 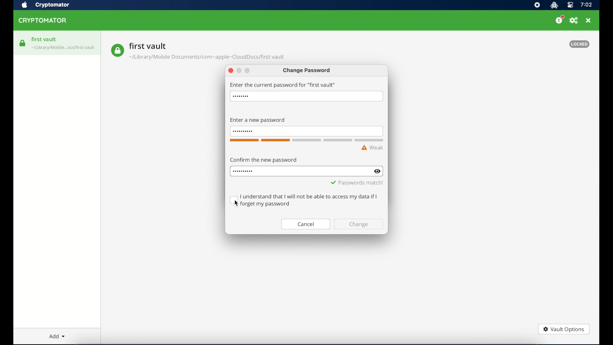 I want to click on close, so click(x=231, y=71).